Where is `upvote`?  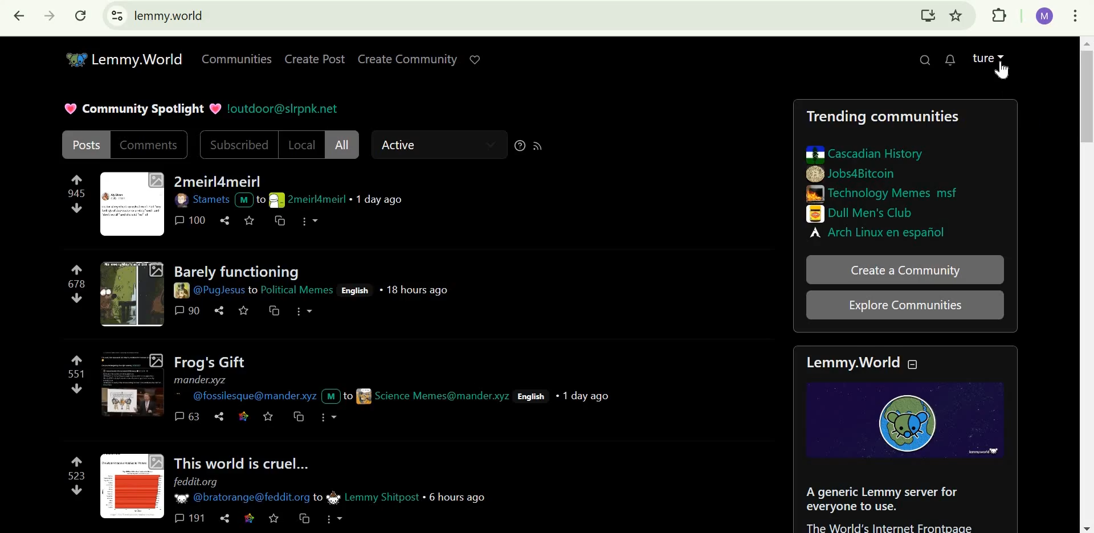
upvote is located at coordinates (76, 360).